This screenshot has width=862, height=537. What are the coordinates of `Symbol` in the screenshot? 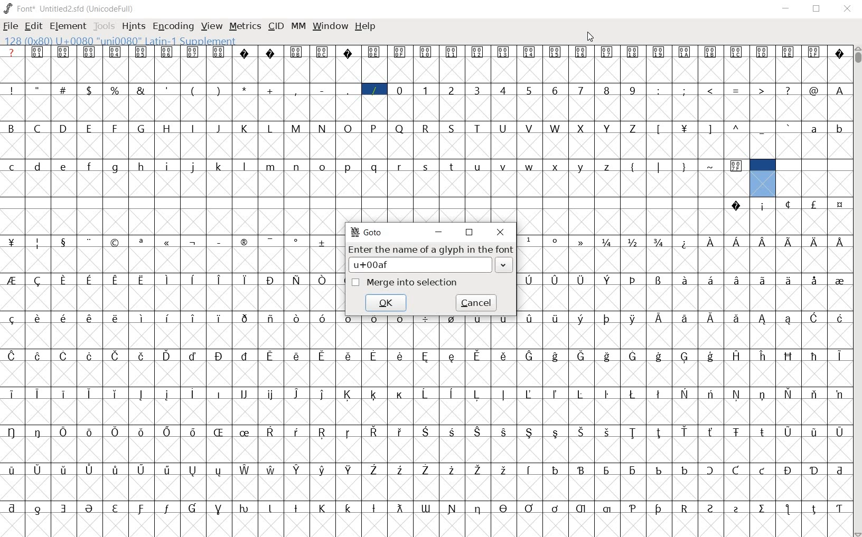 It's located at (477, 52).